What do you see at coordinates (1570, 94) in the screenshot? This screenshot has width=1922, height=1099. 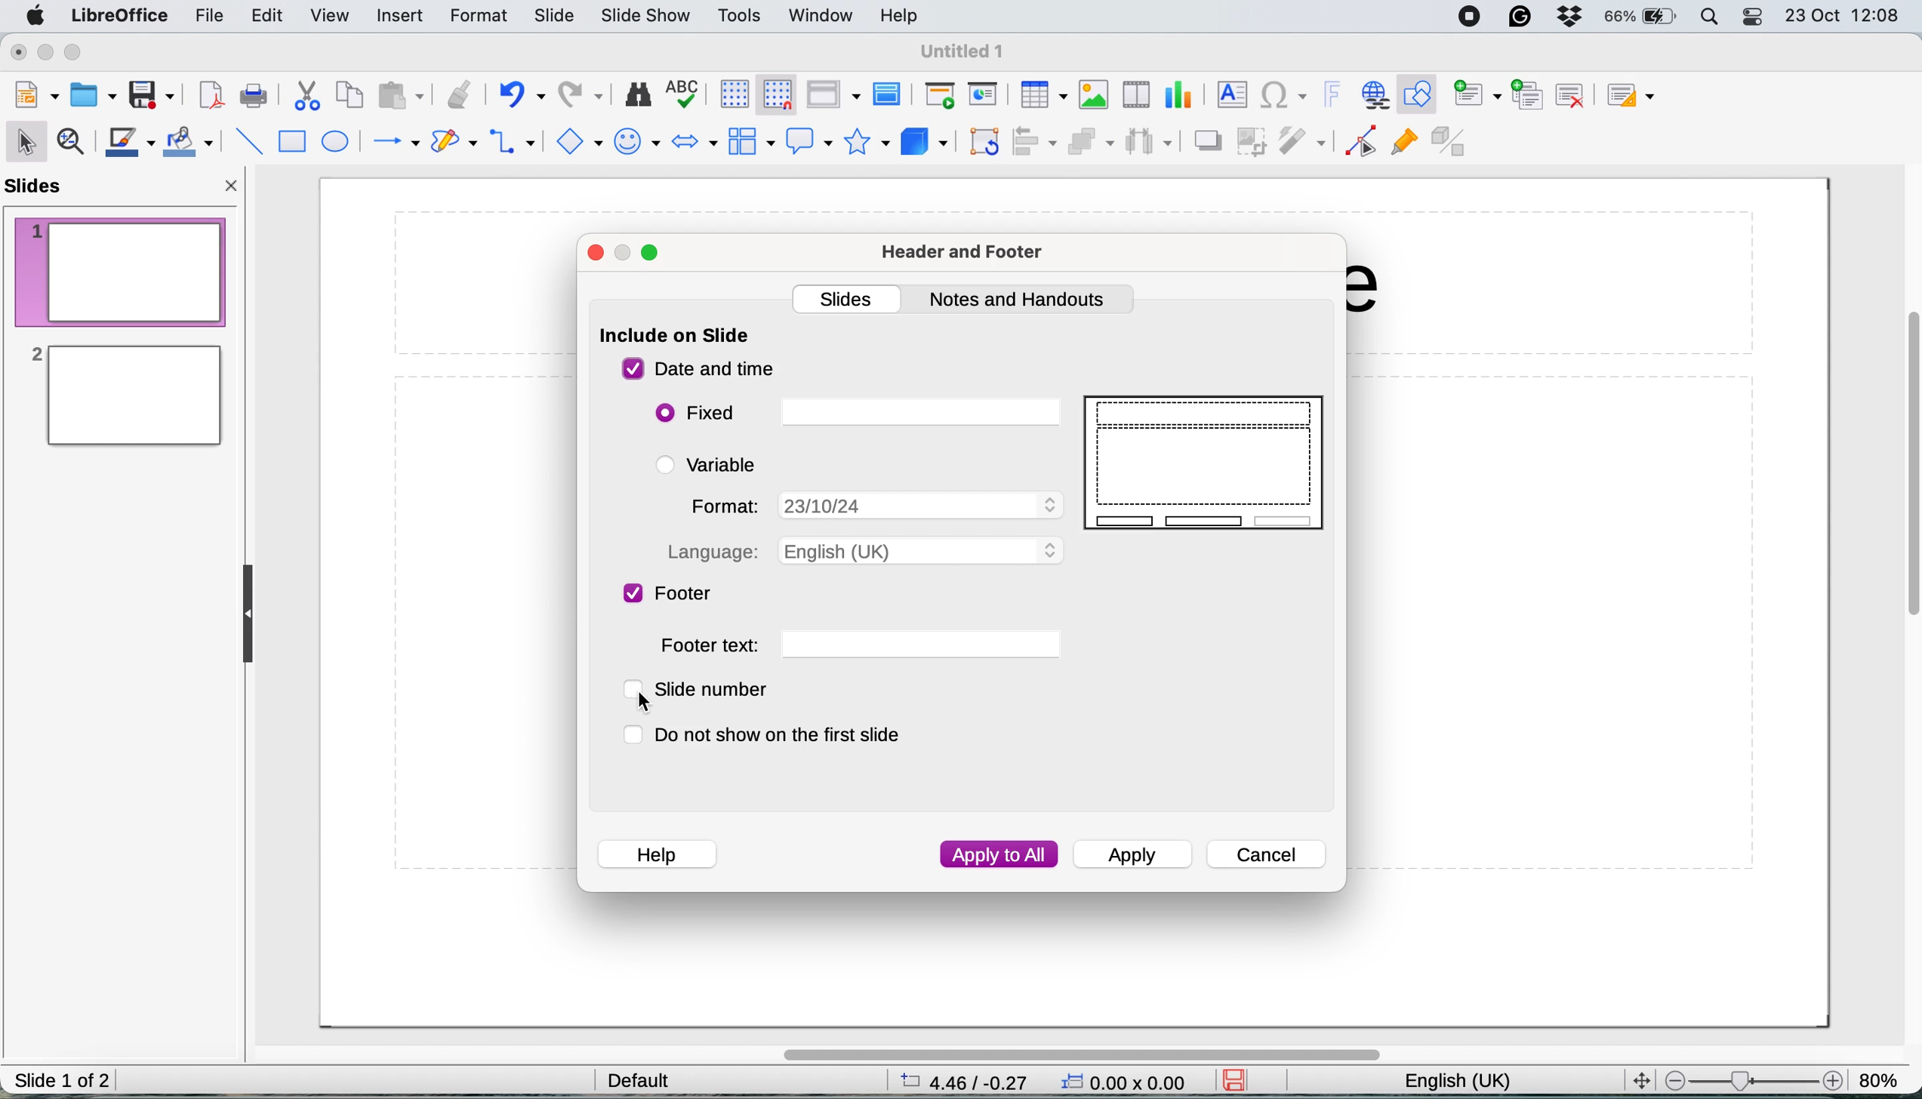 I see `delete slide` at bounding box center [1570, 94].